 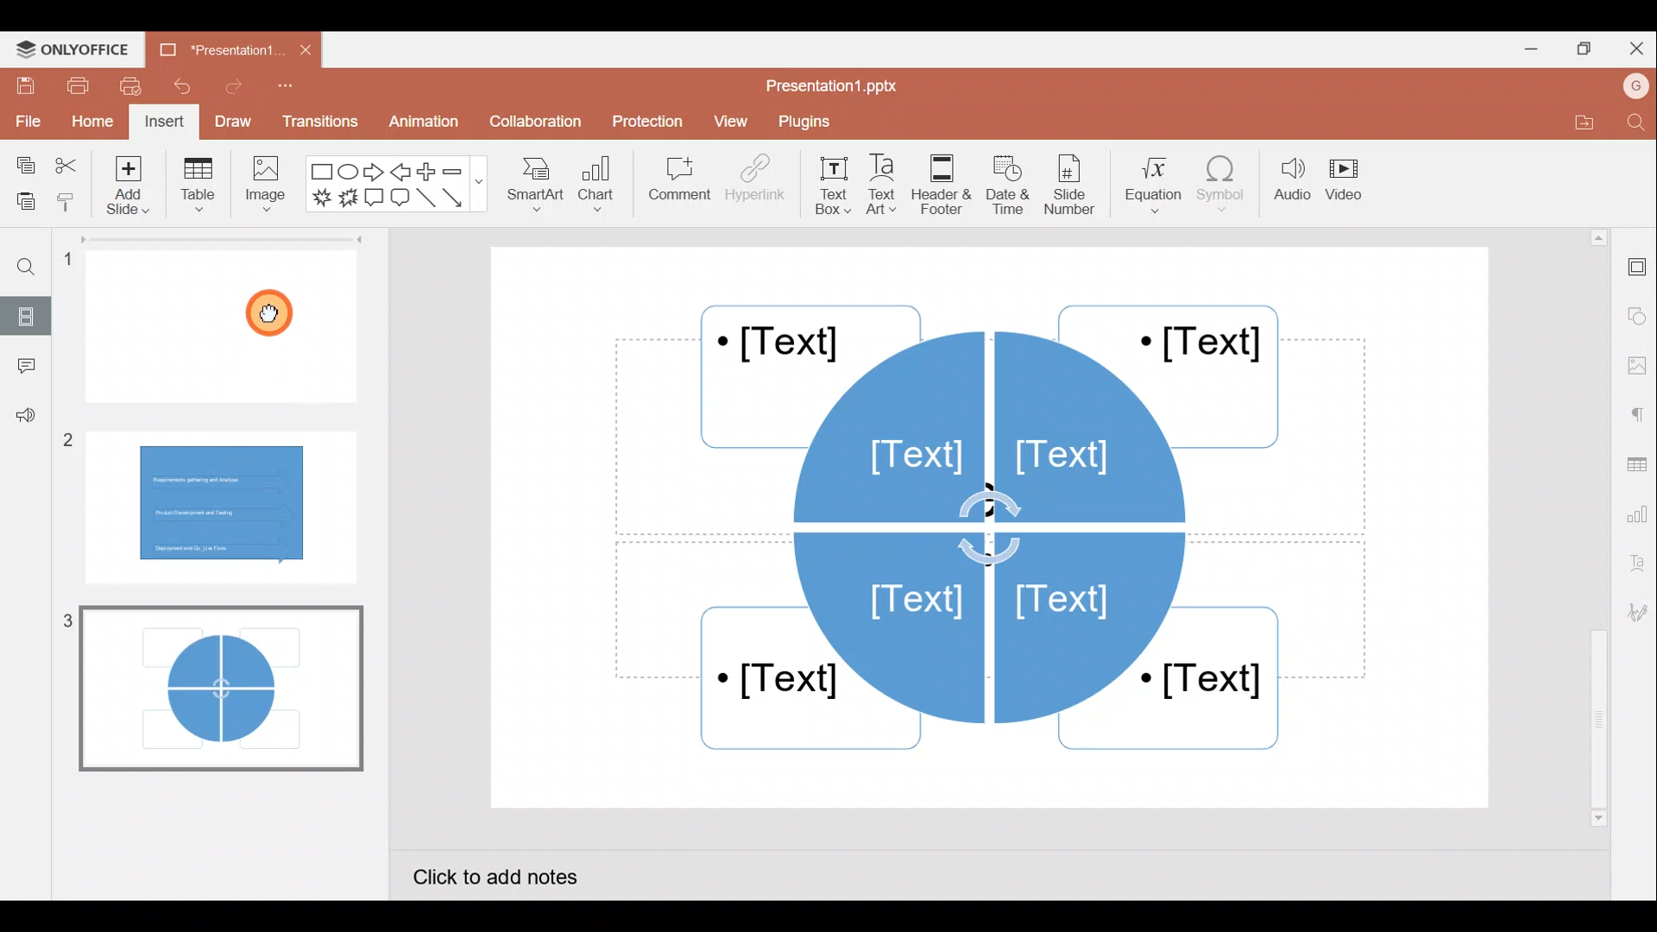 What do you see at coordinates (72, 86) in the screenshot?
I see `Print file` at bounding box center [72, 86].